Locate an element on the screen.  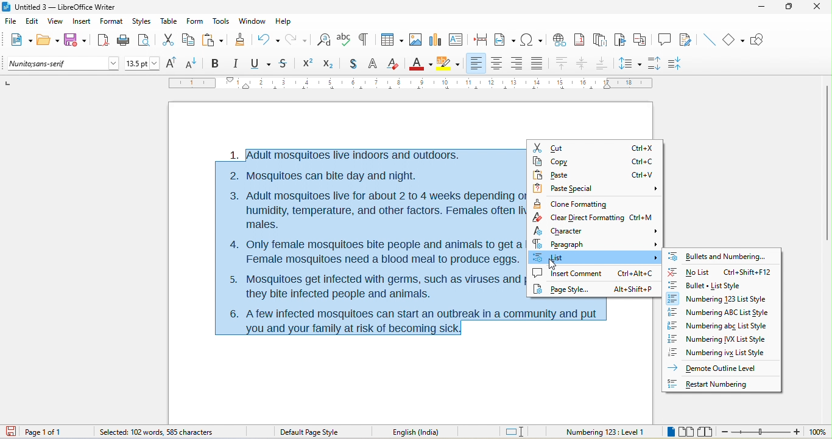
save is located at coordinates (76, 40).